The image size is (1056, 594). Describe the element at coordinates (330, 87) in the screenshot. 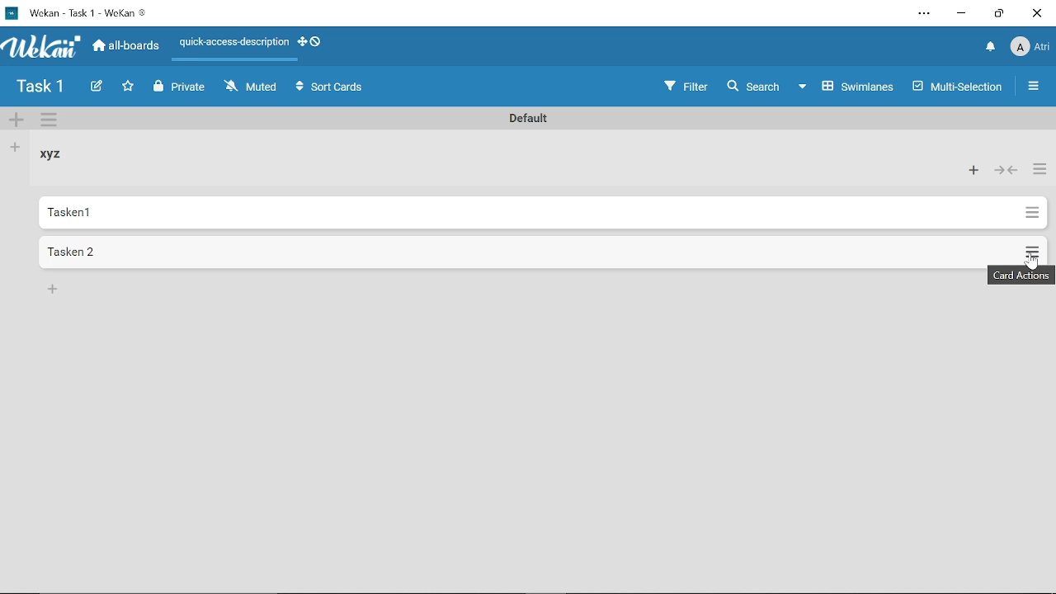

I see `Sort cards` at that location.